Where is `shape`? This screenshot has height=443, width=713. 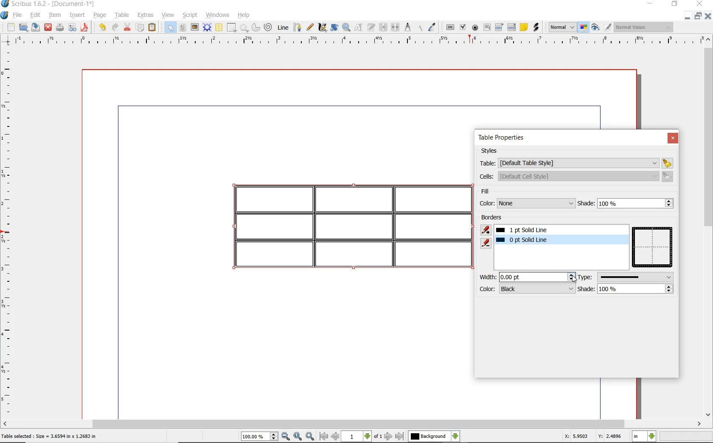
shape is located at coordinates (231, 28).